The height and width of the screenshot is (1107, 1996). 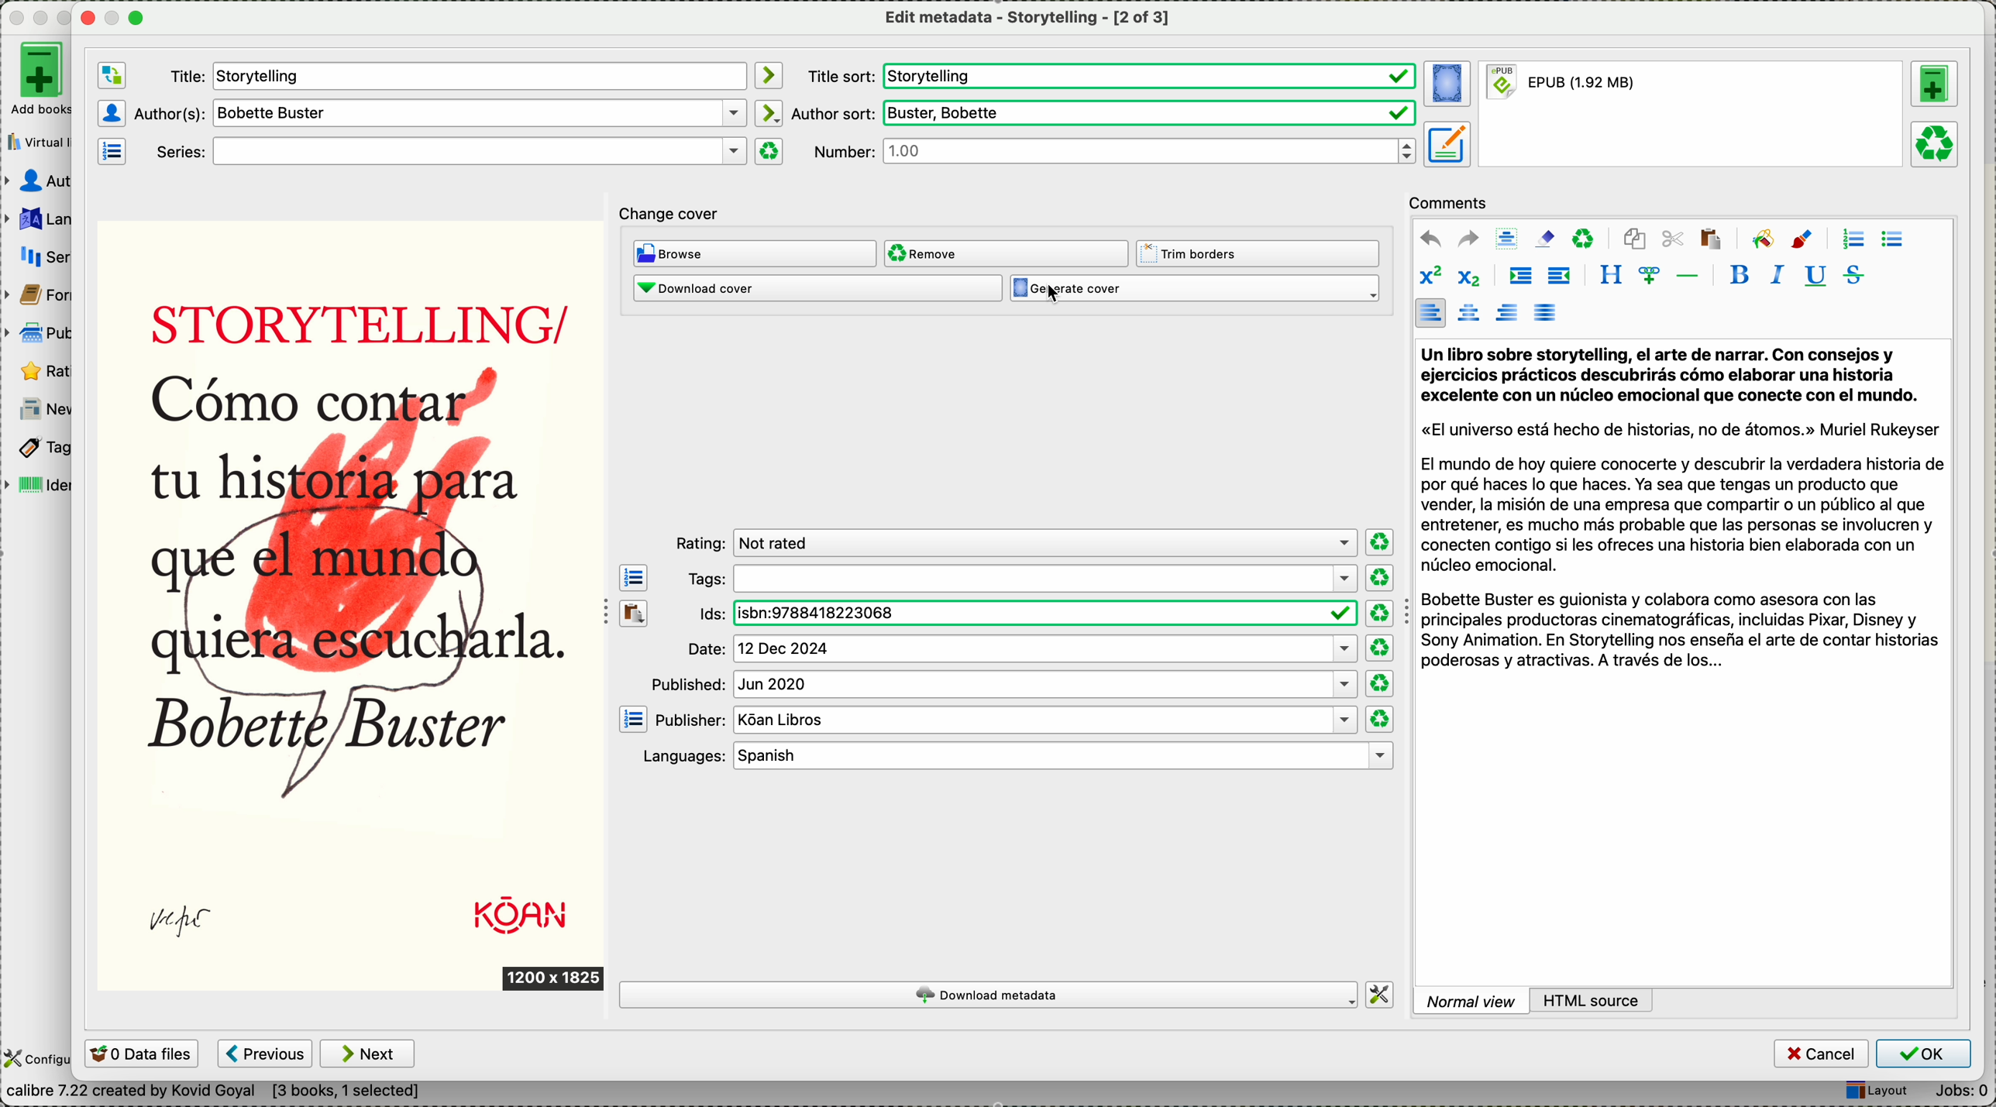 What do you see at coordinates (1433, 276) in the screenshot?
I see `superscript` at bounding box center [1433, 276].